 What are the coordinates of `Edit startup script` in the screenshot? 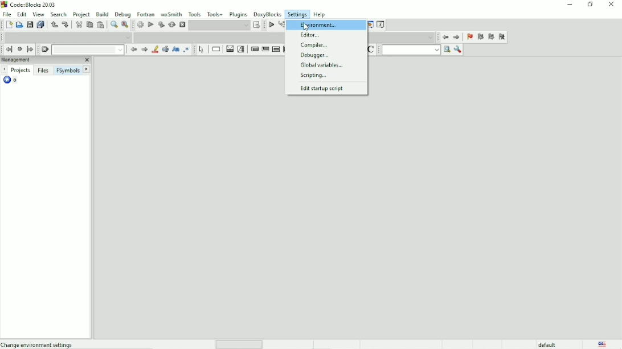 It's located at (325, 89).